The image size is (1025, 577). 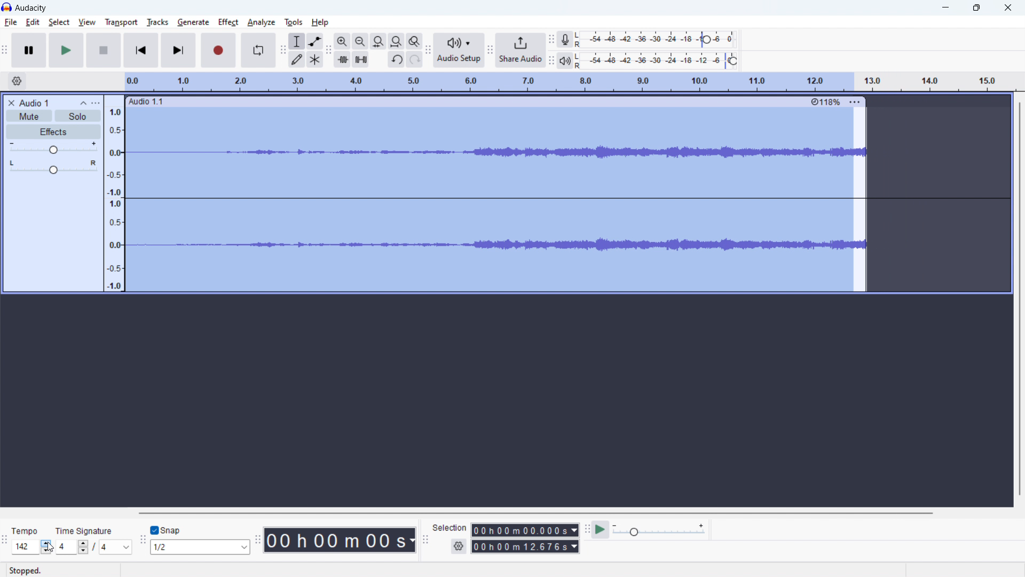 What do you see at coordinates (34, 102) in the screenshot?
I see `project title` at bounding box center [34, 102].